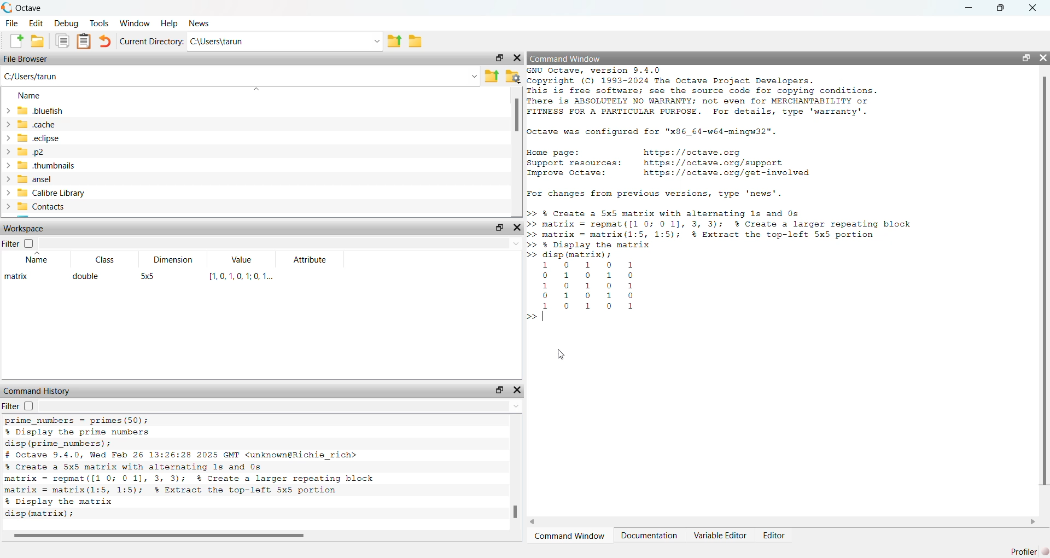  I want to click on C:/Users/tarun, so click(31, 76).